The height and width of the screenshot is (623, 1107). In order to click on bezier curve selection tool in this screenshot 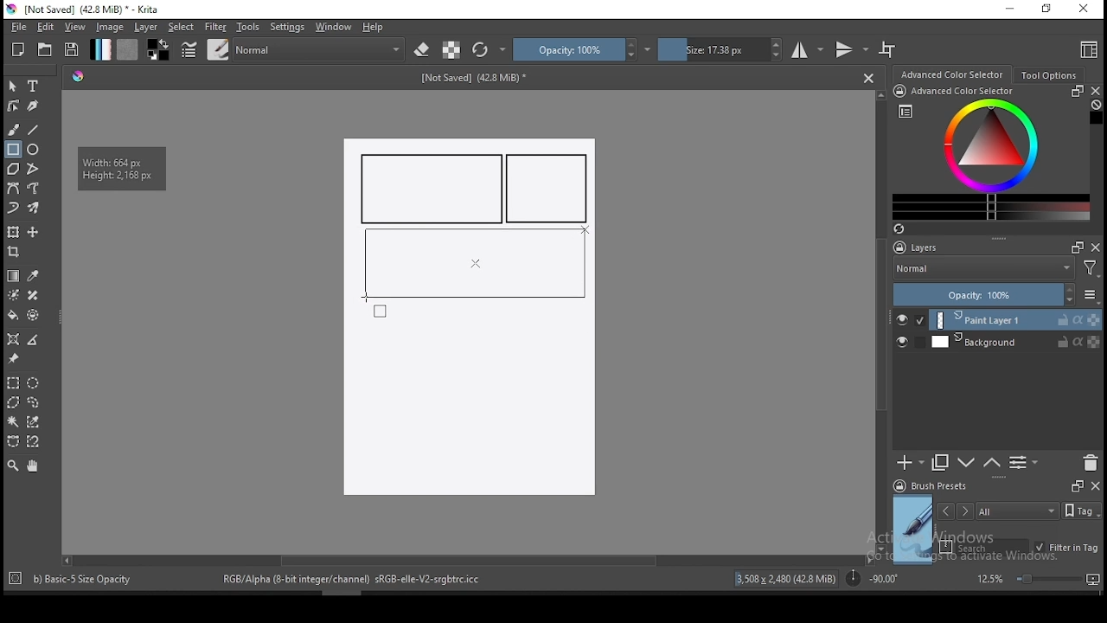, I will do `click(13, 442)`.